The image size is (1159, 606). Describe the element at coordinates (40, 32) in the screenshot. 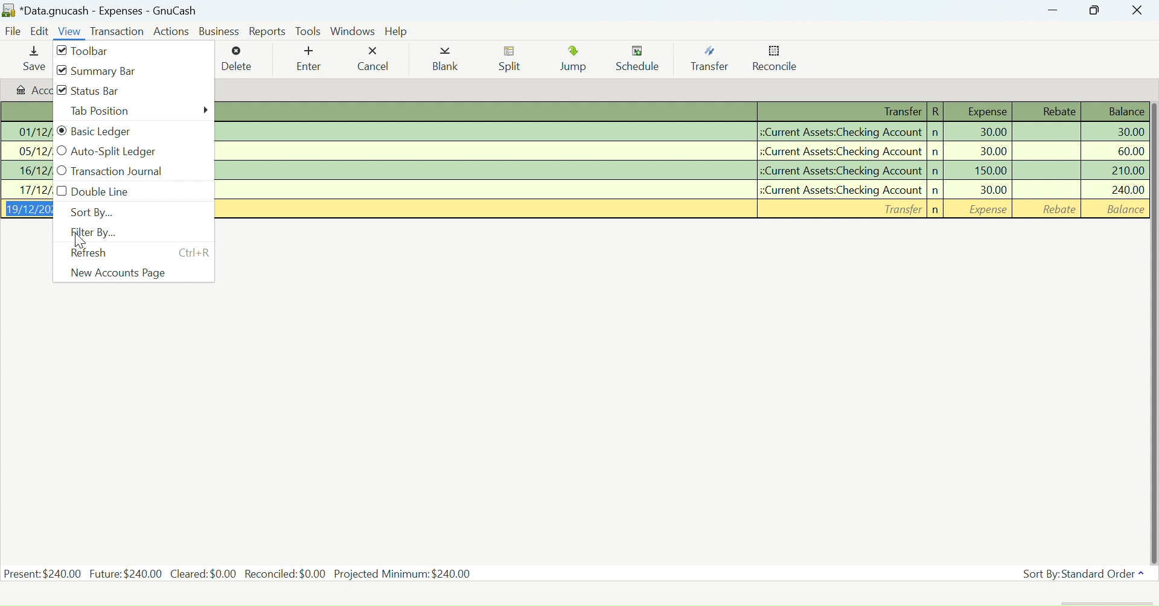

I see `Edit` at that location.